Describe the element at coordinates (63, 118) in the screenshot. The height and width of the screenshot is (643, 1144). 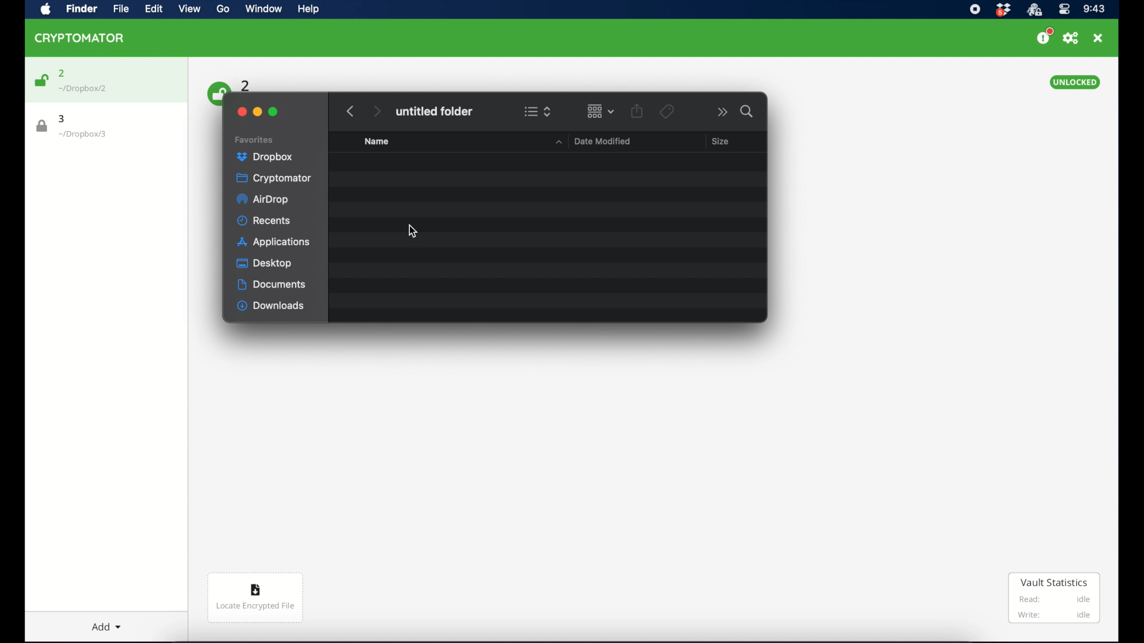
I see `3` at that location.